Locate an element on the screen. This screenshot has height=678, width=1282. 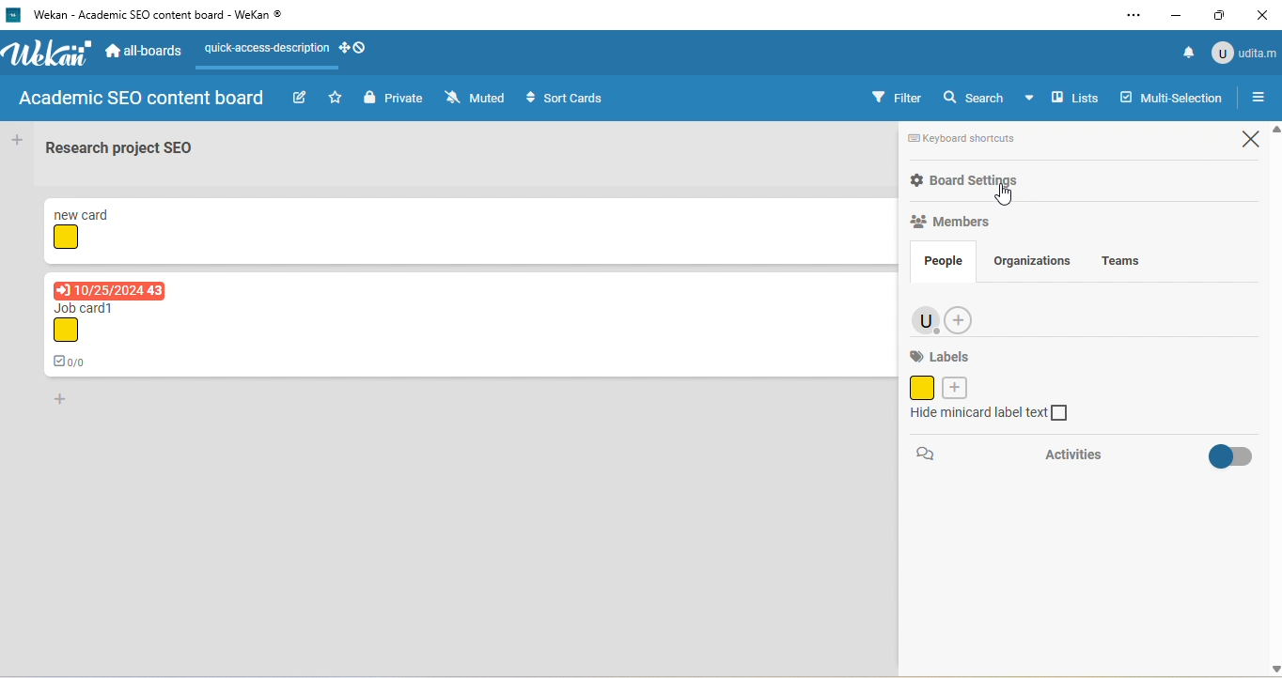
udita m is located at coordinates (1246, 54).